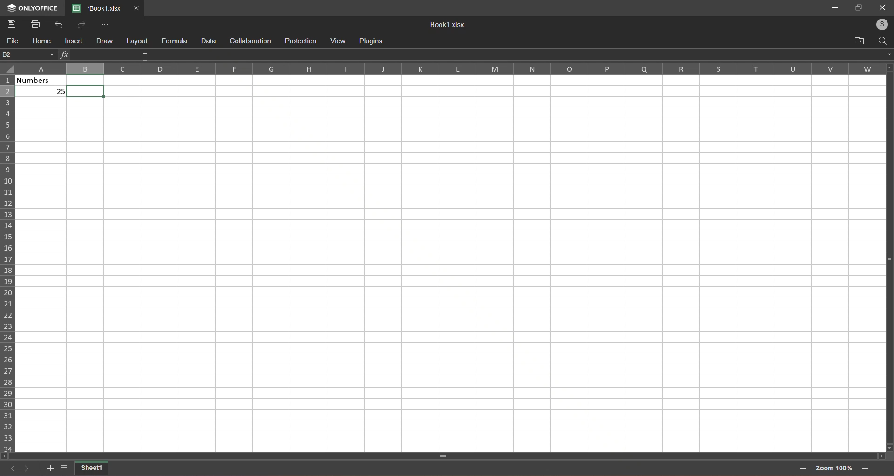 This screenshot has width=894, height=476. I want to click on plugins, so click(373, 40).